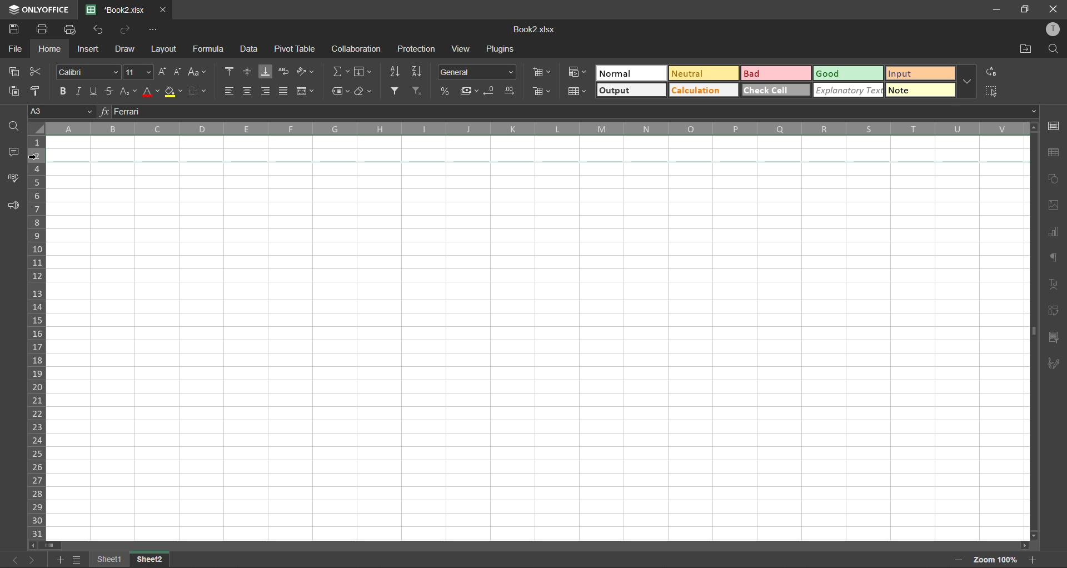 Image resolution: width=1067 pixels, height=568 pixels. I want to click on bold, so click(63, 90).